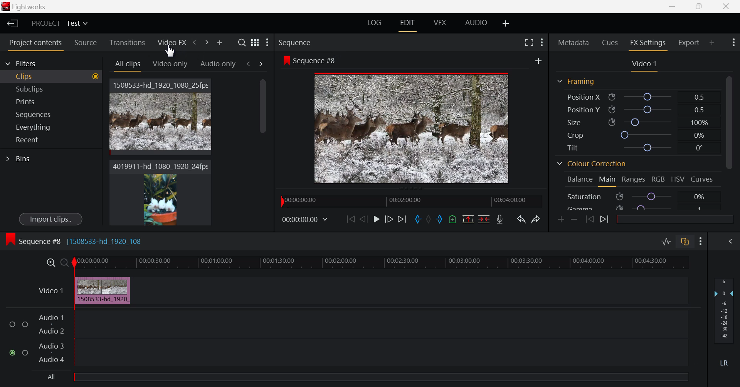 The image size is (740, 387). Describe the element at coordinates (50, 263) in the screenshot. I see `Timeline Zoom In` at that location.